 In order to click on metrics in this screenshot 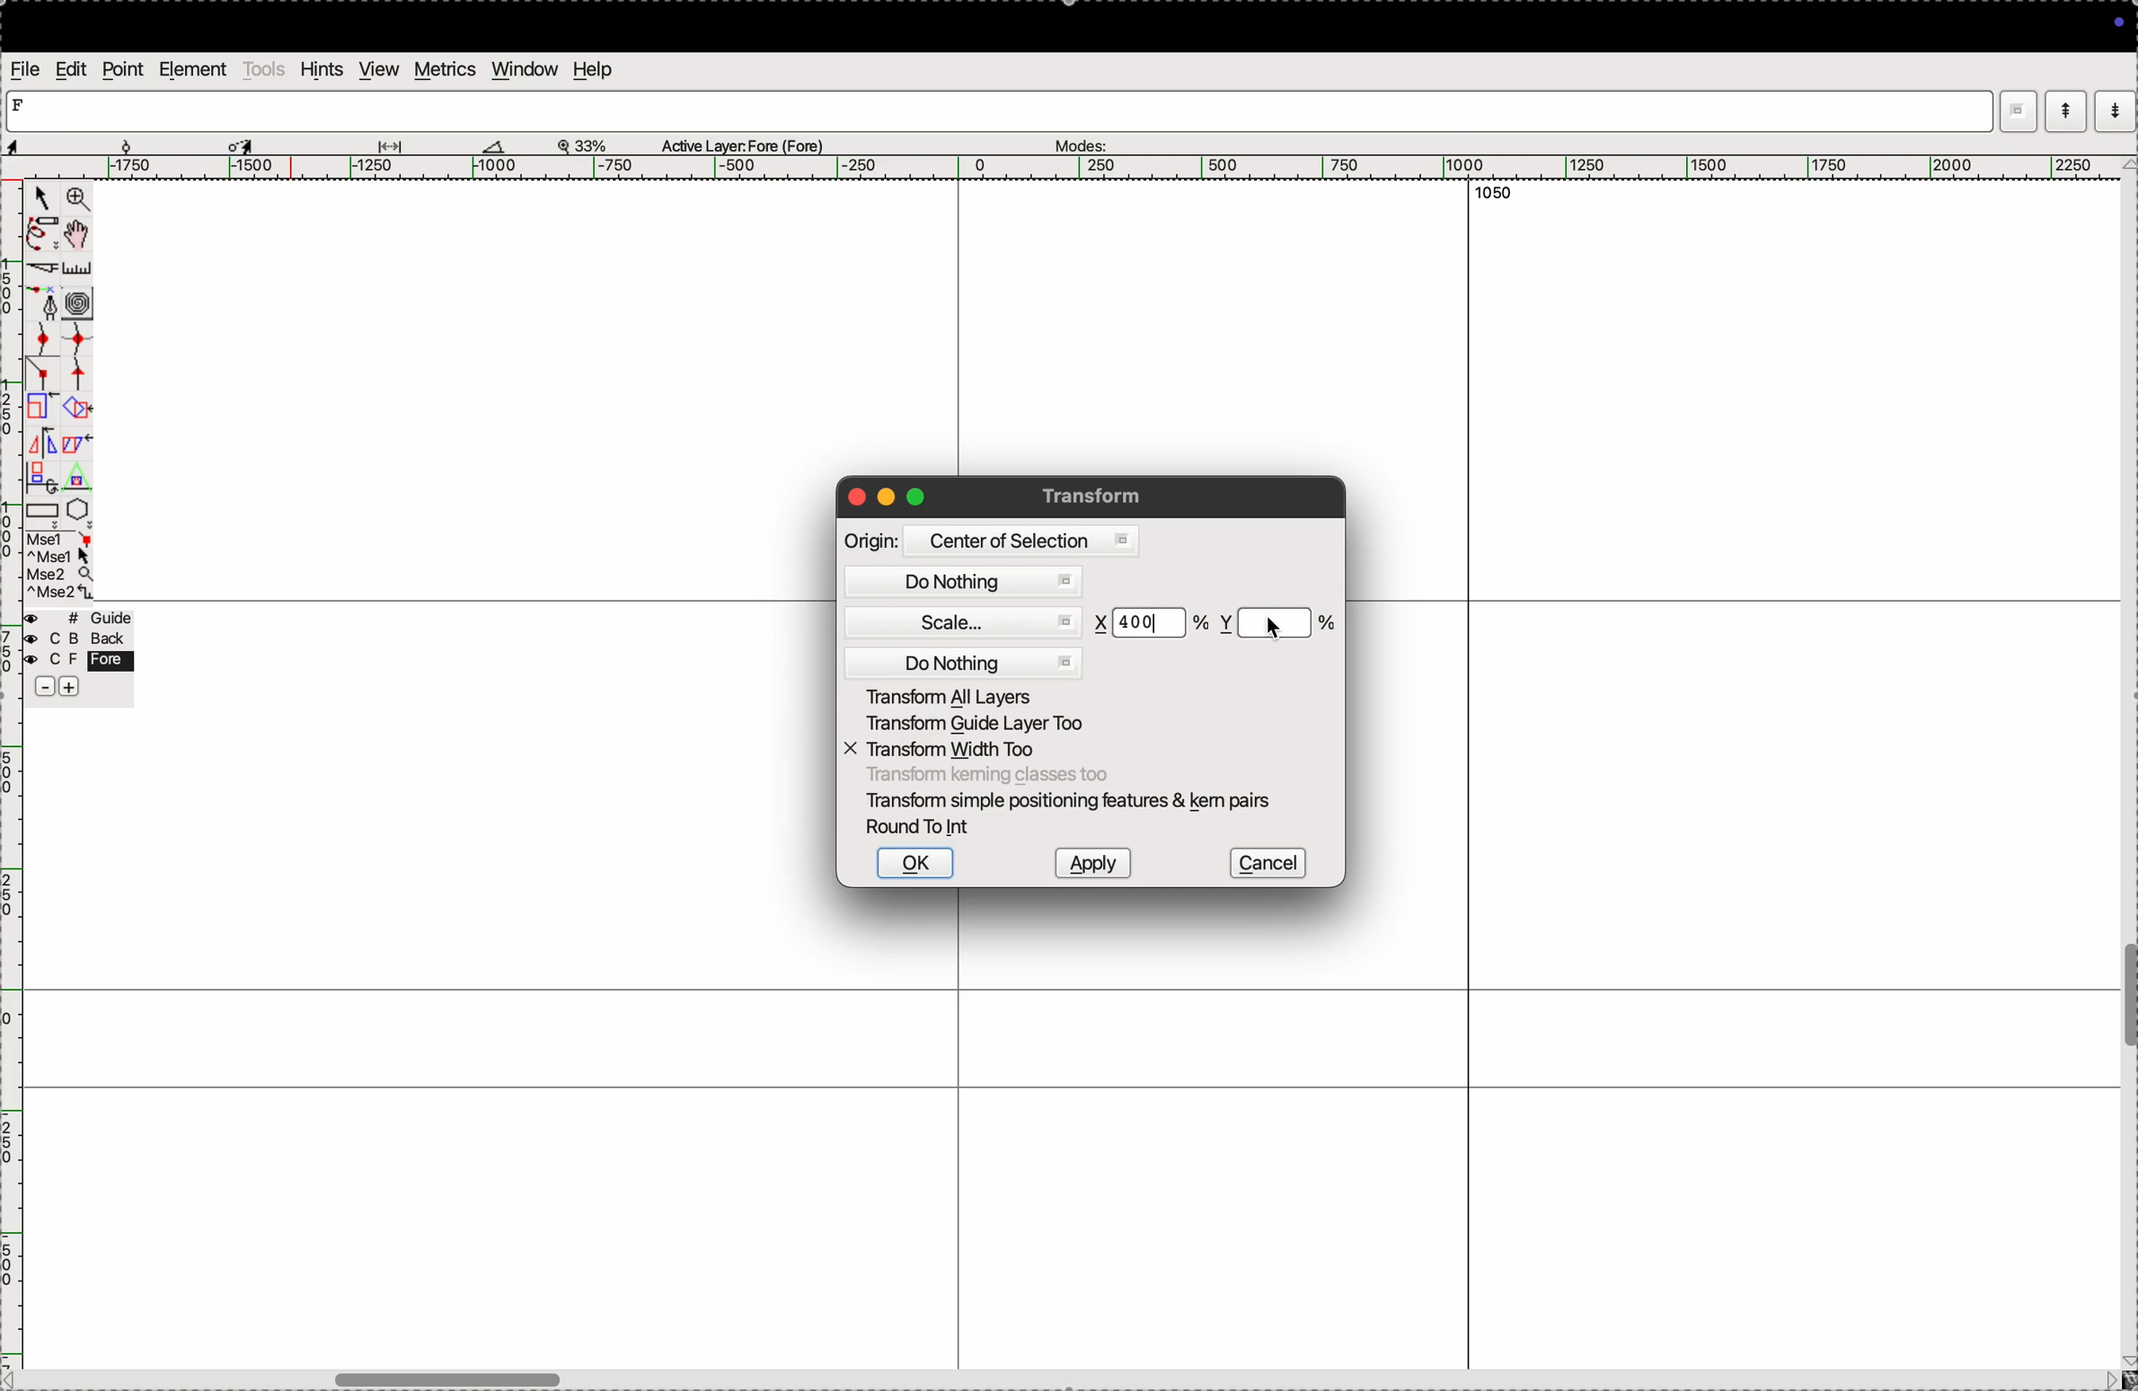, I will do `click(446, 69)`.